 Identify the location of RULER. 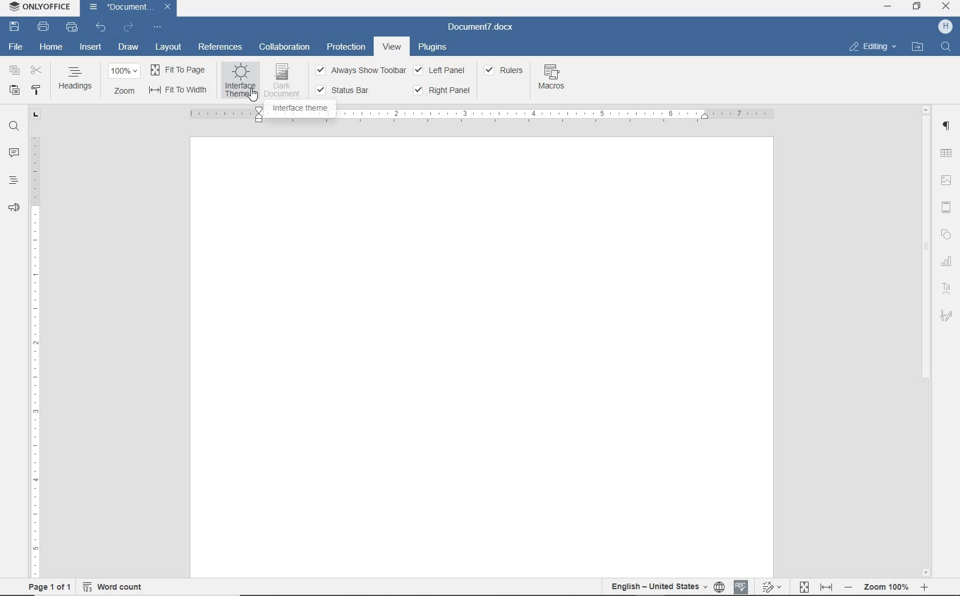
(556, 112).